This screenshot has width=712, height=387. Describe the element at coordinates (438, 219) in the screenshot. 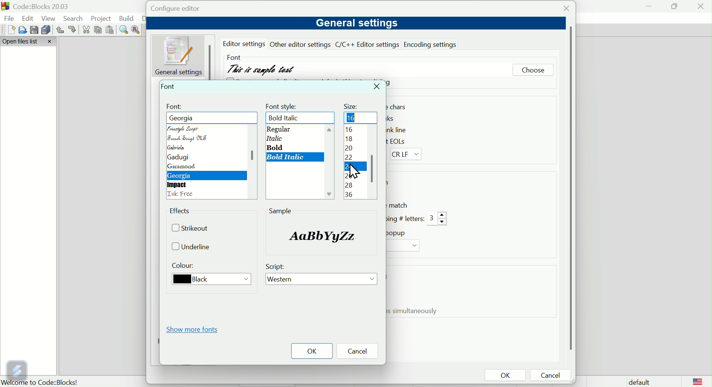

I see `3` at that location.